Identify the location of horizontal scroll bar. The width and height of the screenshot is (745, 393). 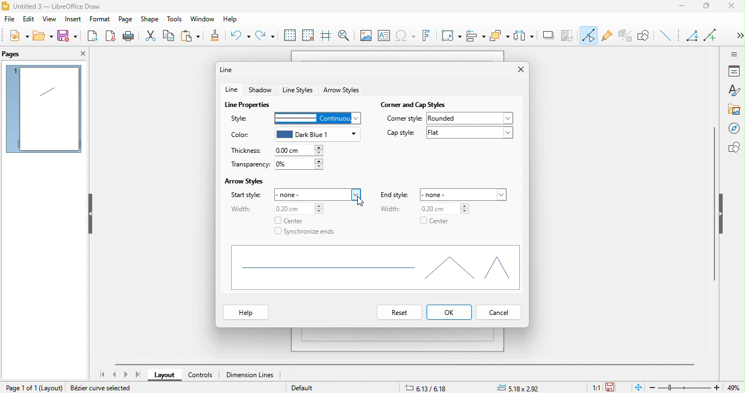
(408, 363).